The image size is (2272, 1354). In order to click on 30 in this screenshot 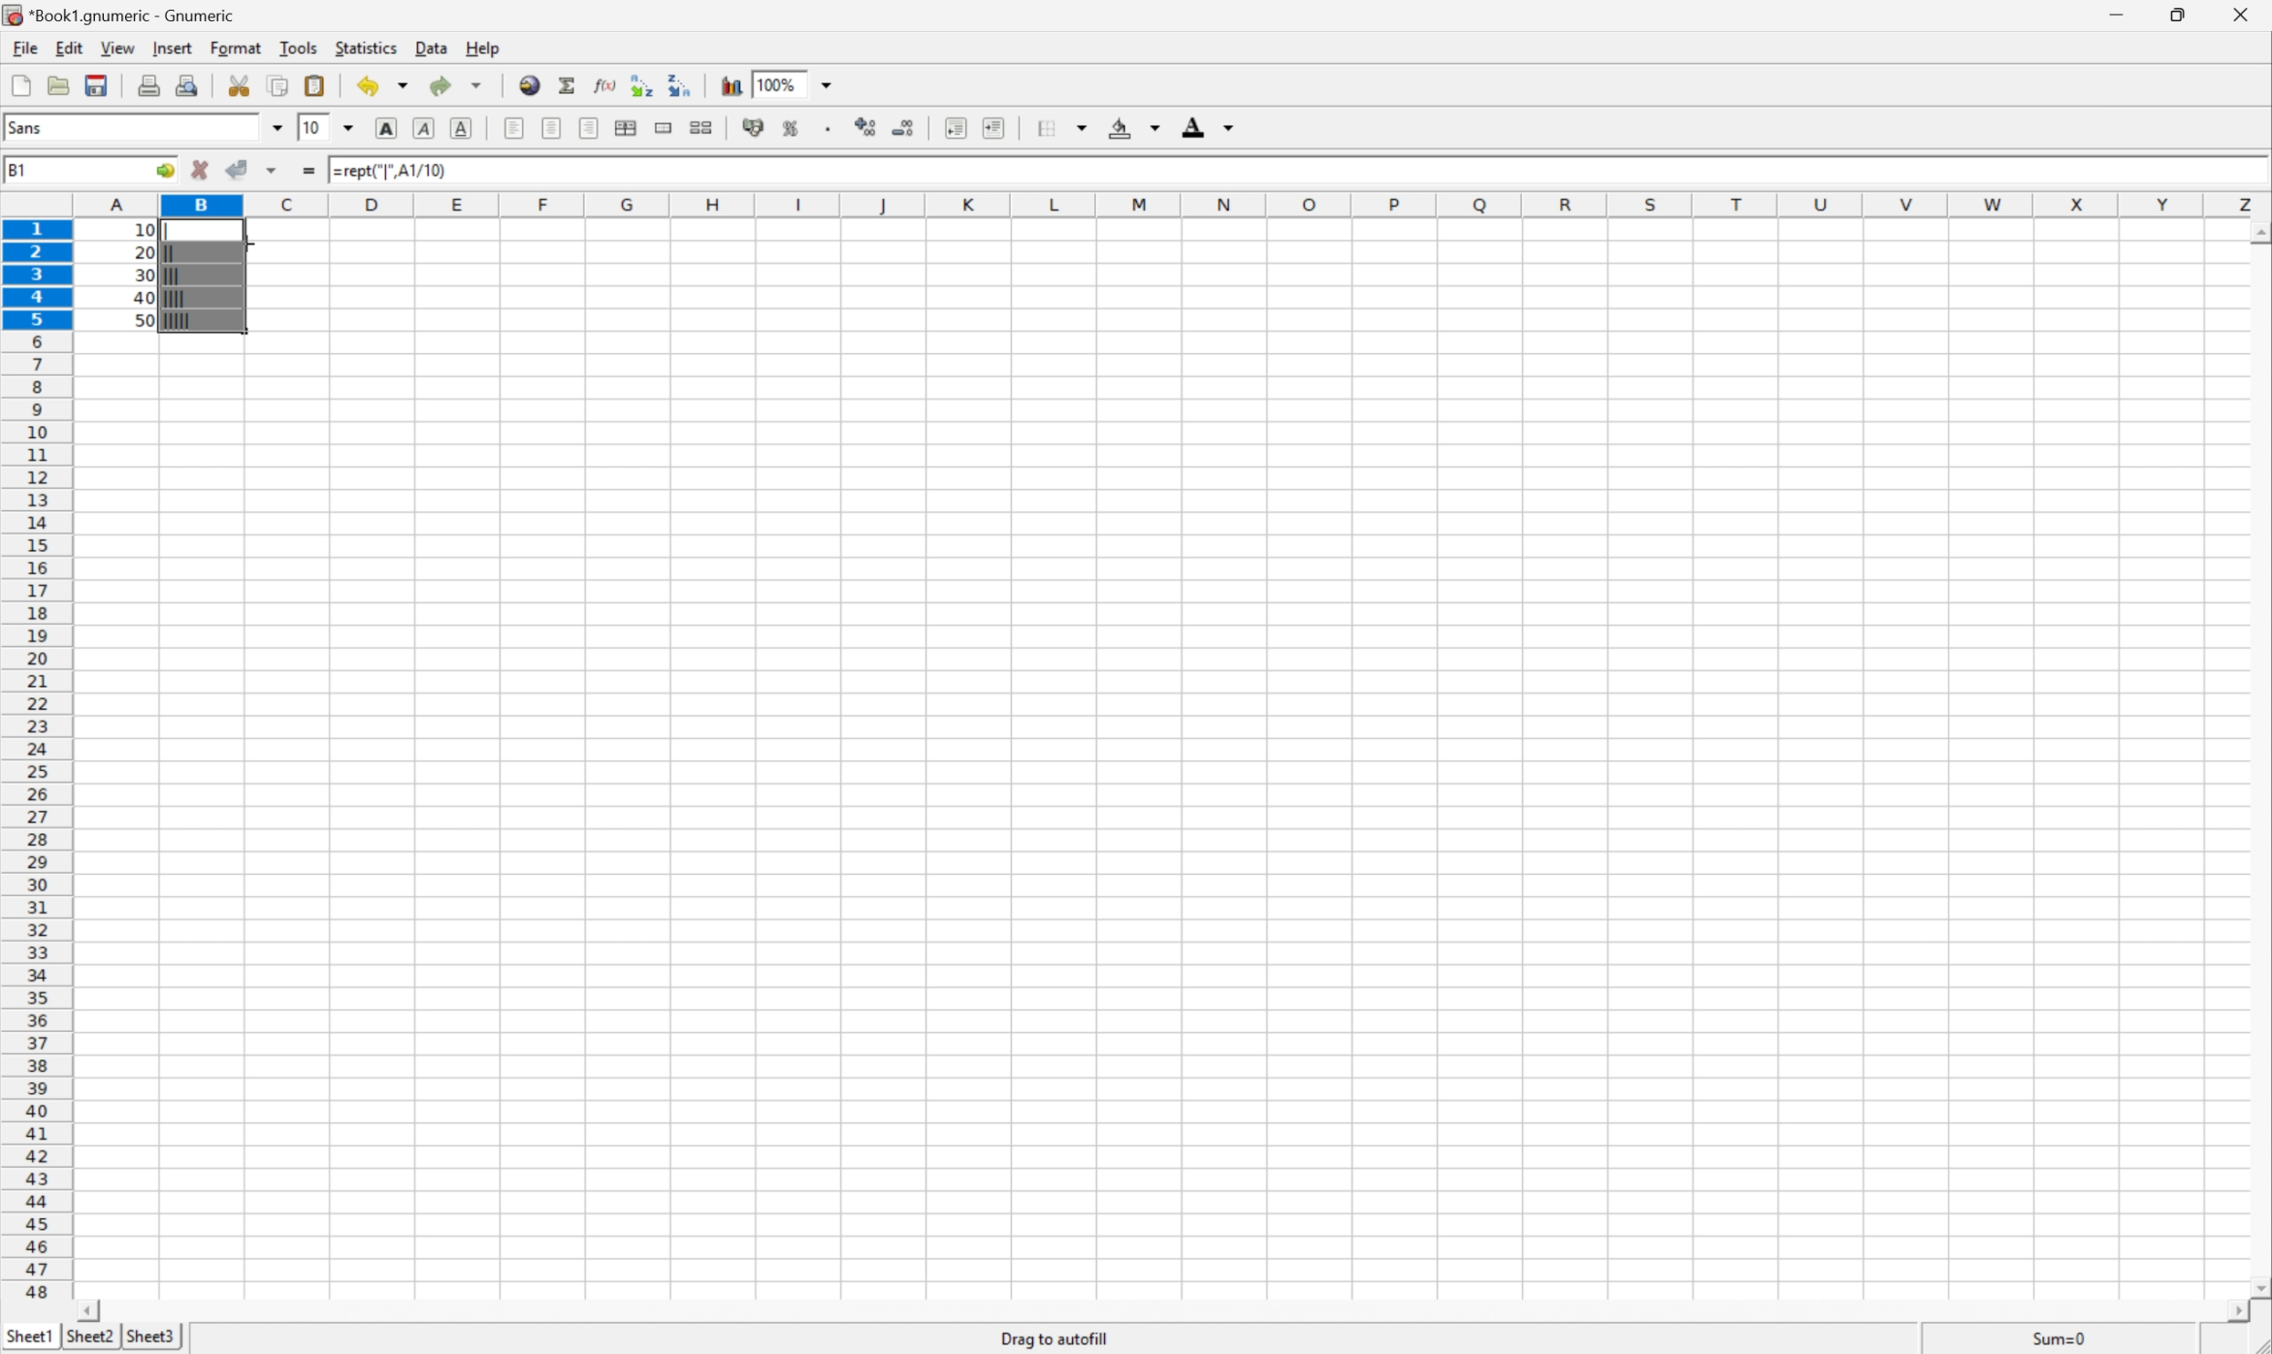, I will do `click(146, 275)`.